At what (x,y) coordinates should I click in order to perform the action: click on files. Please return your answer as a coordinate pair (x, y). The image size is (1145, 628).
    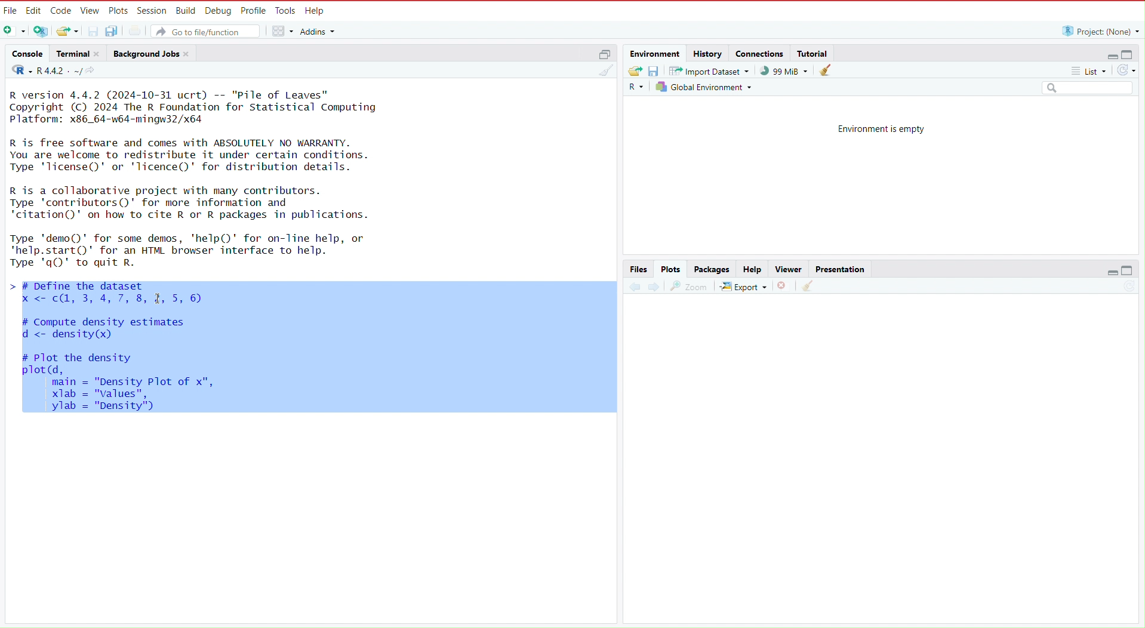
    Looking at the image, I should click on (639, 268).